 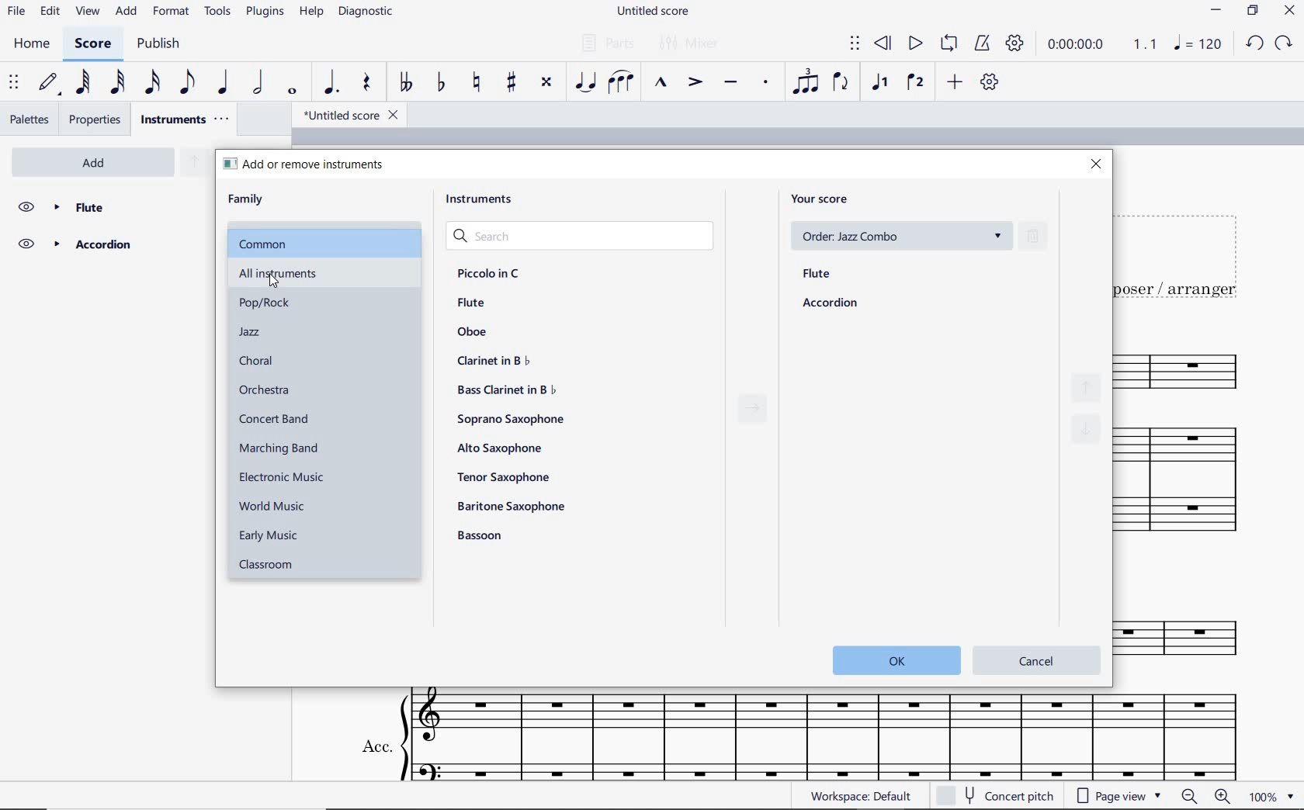 What do you see at coordinates (185, 84) in the screenshot?
I see `eighth note` at bounding box center [185, 84].